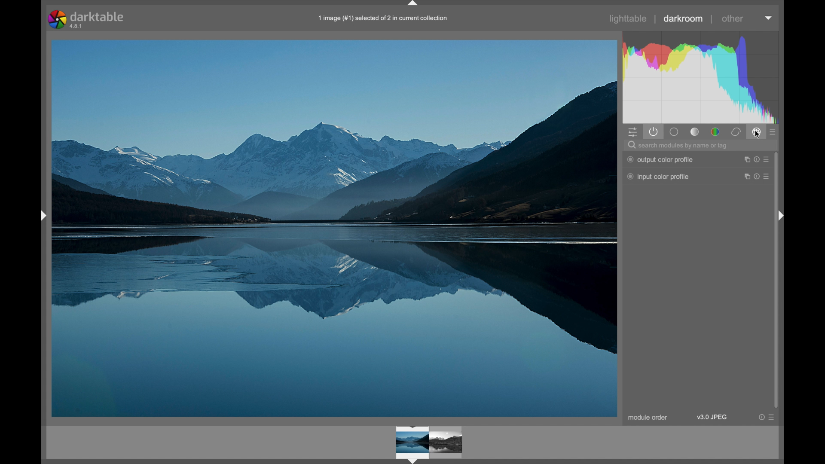  What do you see at coordinates (678, 146) in the screenshot?
I see `search modules by name or tag` at bounding box center [678, 146].